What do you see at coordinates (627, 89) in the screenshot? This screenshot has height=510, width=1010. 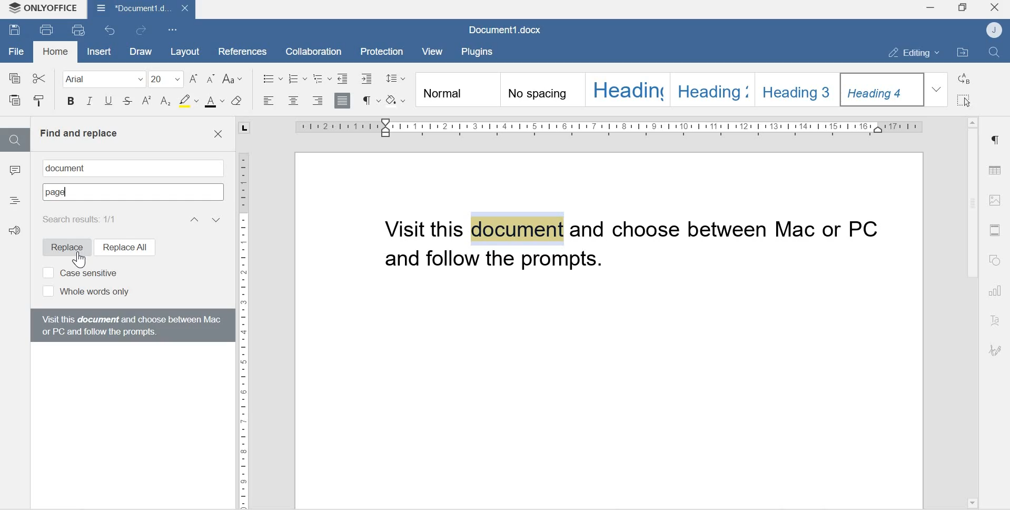 I see `Heading 1` at bounding box center [627, 89].